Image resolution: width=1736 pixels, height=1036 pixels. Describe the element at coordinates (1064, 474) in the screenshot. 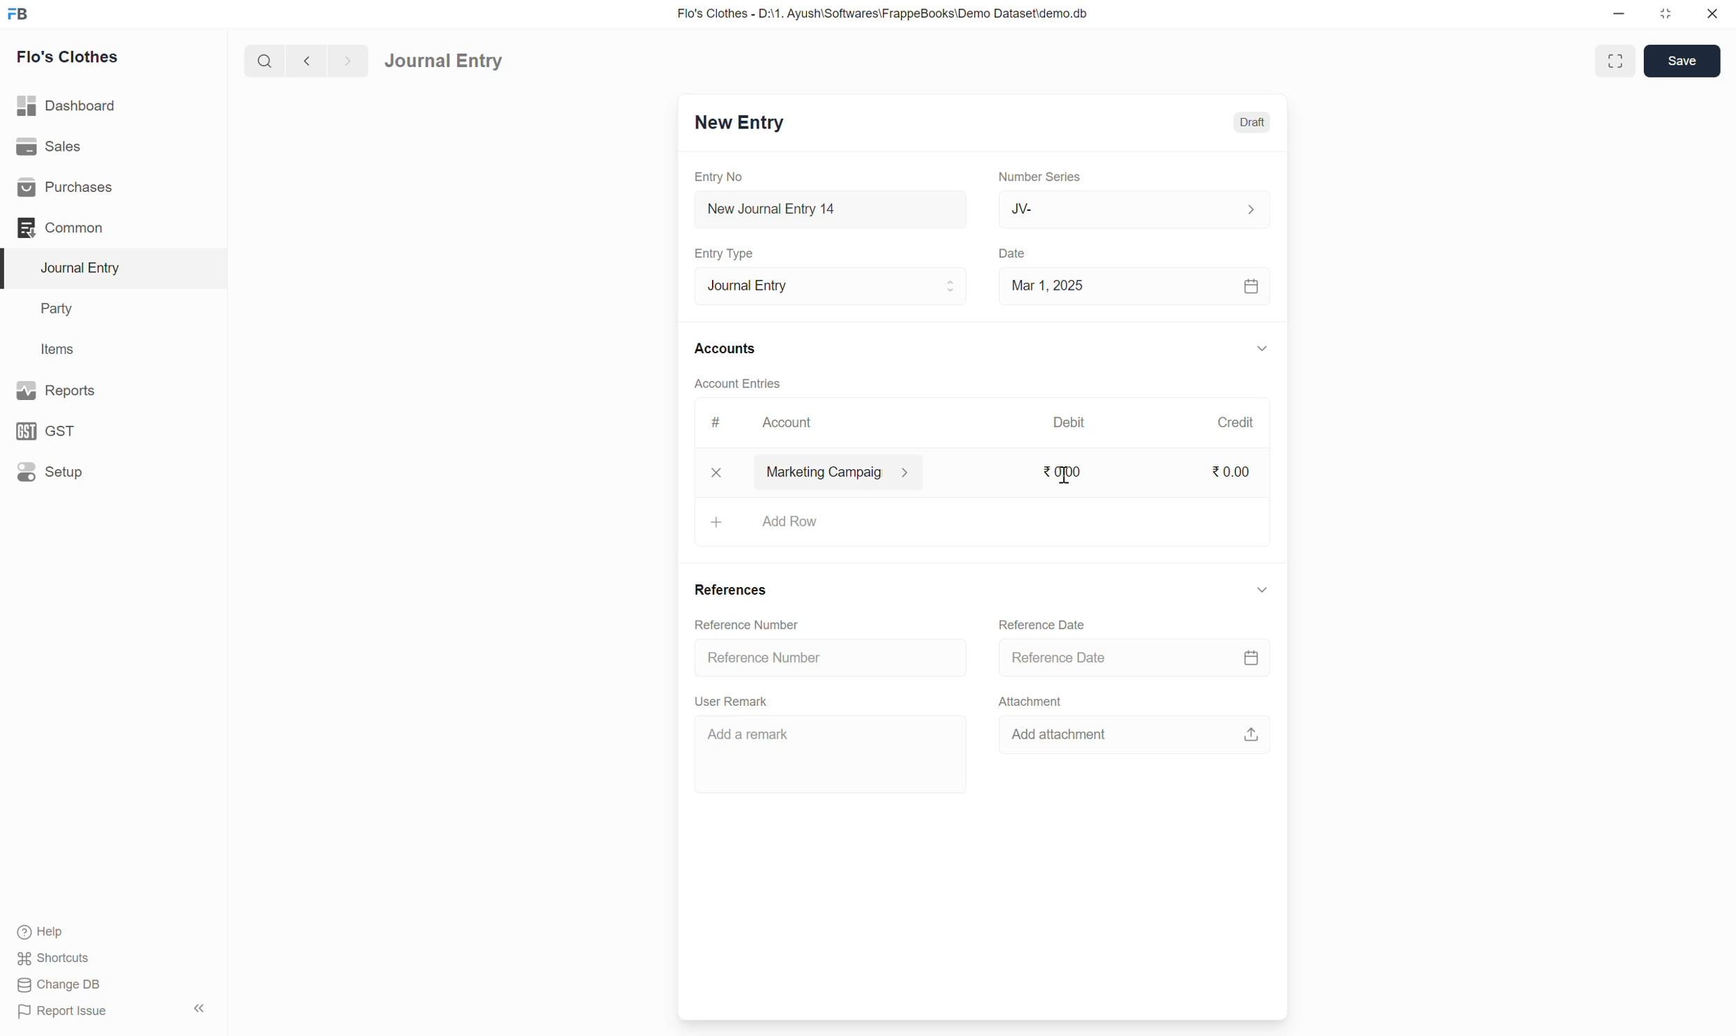

I see `cursor` at that location.